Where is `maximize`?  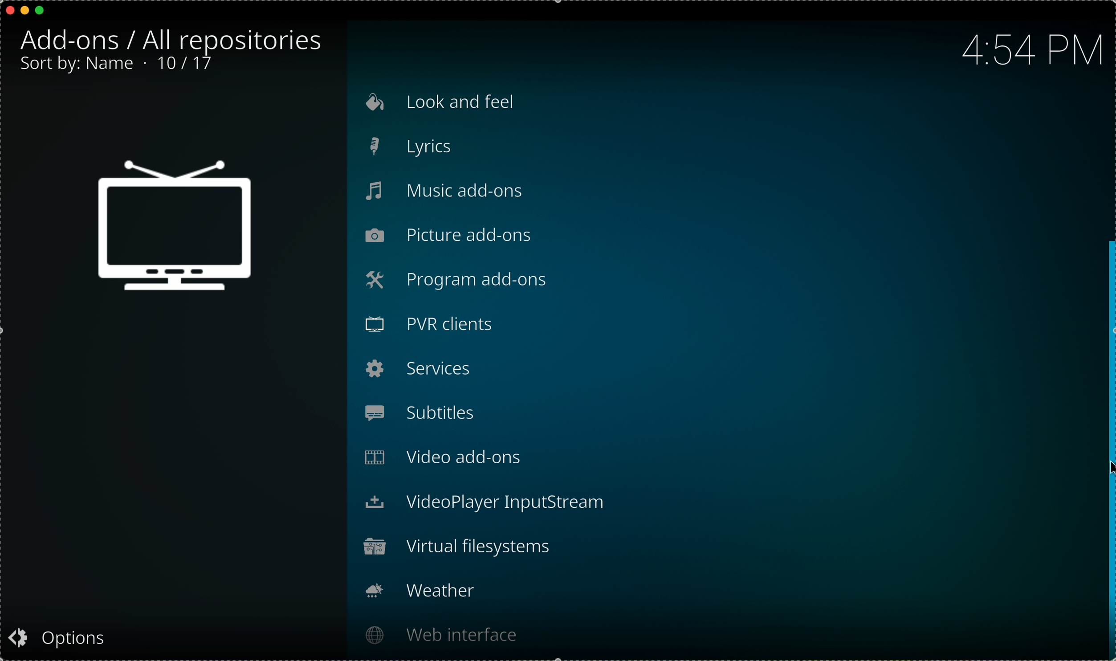
maximize is located at coordinates (41, 10).